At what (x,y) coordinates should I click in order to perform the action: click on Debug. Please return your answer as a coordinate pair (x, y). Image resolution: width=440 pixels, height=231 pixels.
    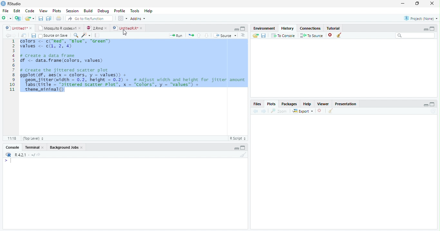
    Looking at the image, I should click on (103, 11).